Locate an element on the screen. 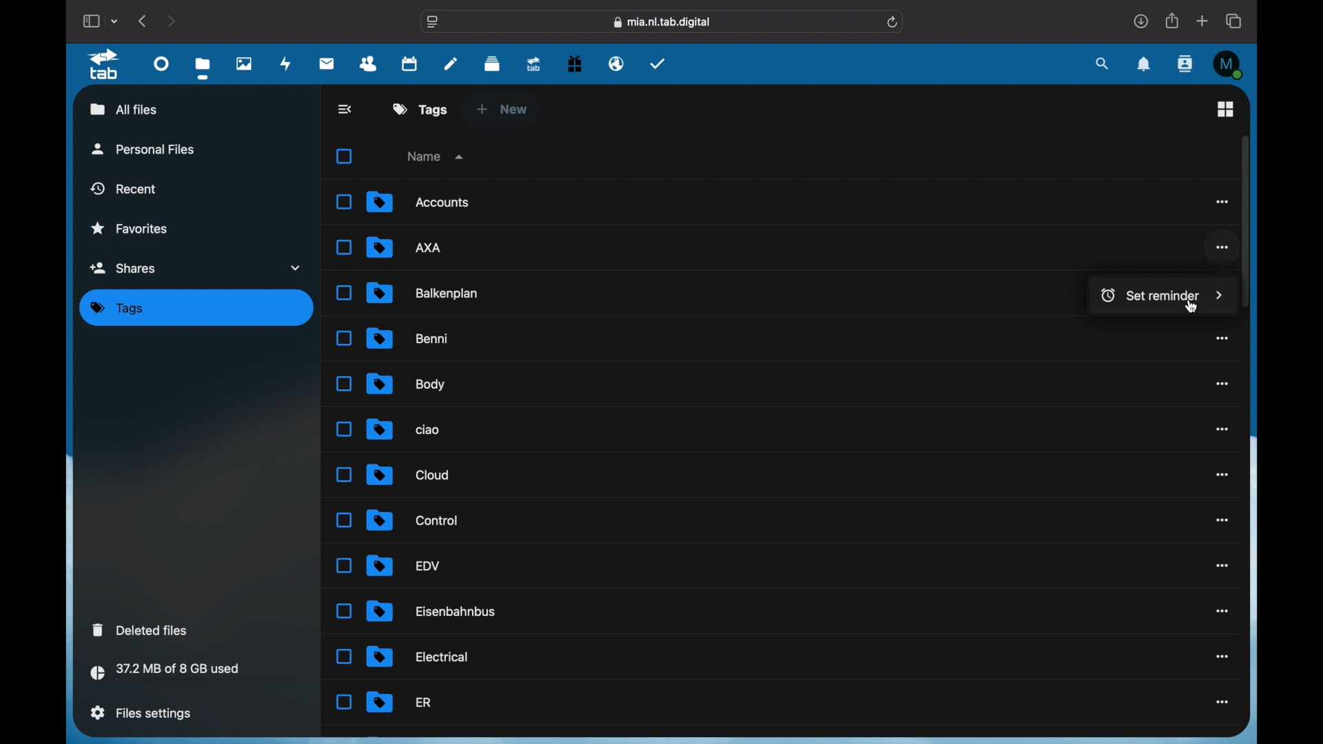 Image resolution: width=1323 pixels, height=744 pixels. all files is located at coordinates (123, 109).